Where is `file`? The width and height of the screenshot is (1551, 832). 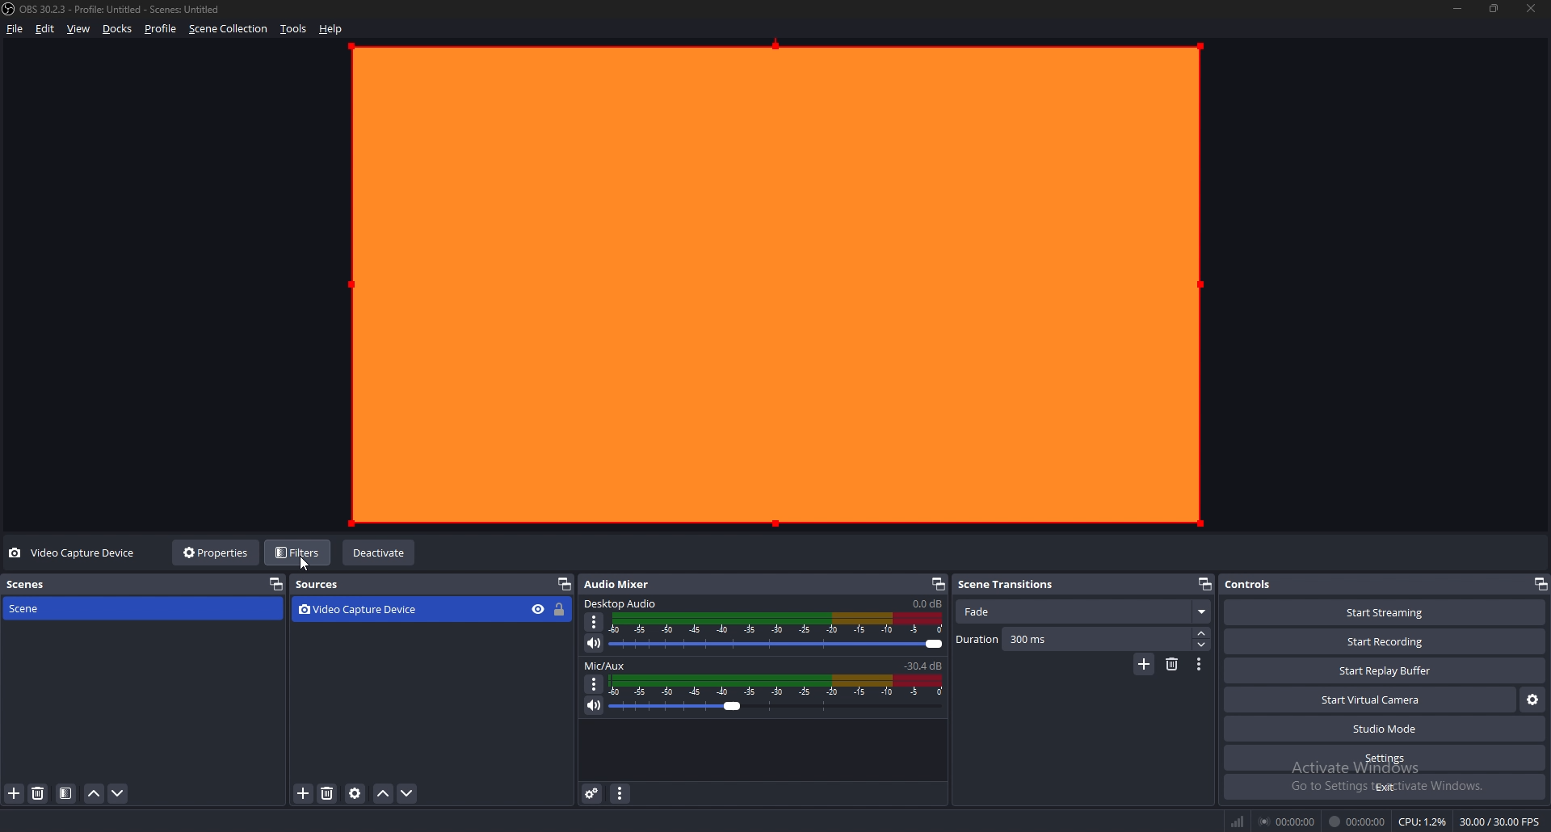 file is located at coordinates (14, 29).